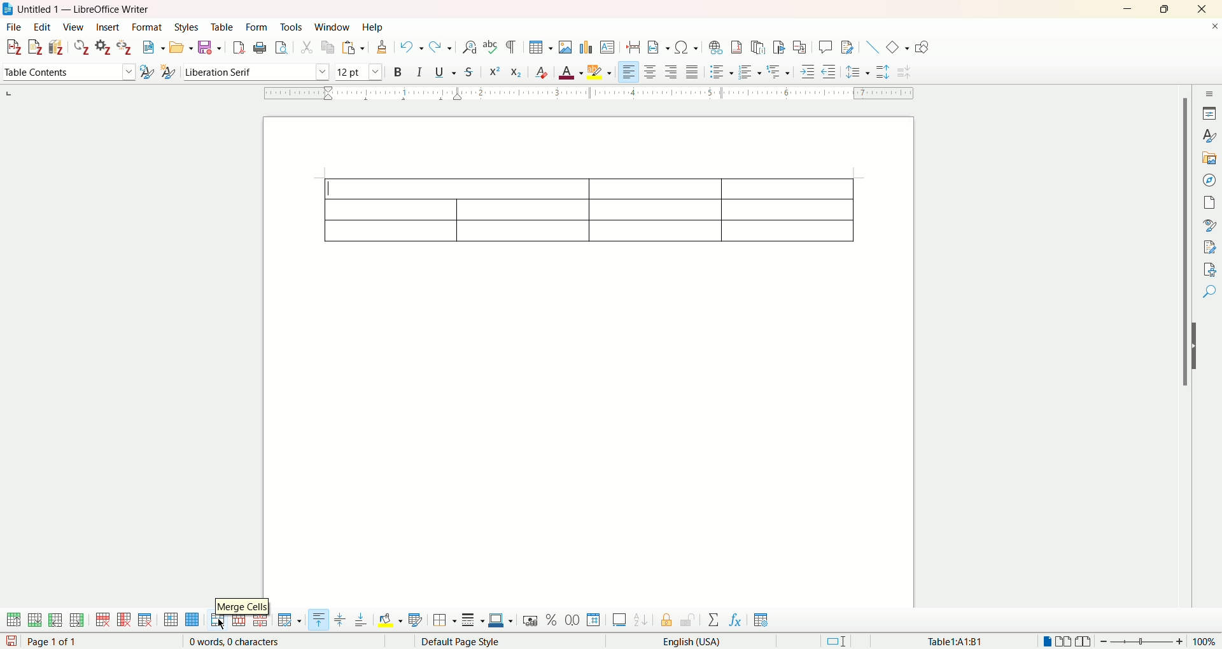  What do you see at coordinates (124, 47) in the screenshot?
I see `unlink citations` at bounding box center [124, 47].